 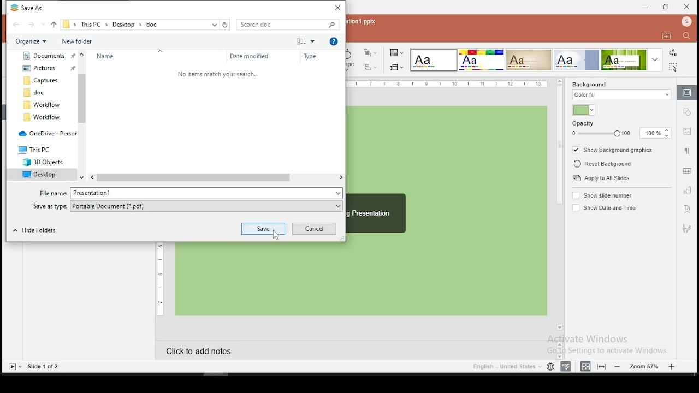 I want to click on Horizontal scrollbar, so click(x=216, y=177).